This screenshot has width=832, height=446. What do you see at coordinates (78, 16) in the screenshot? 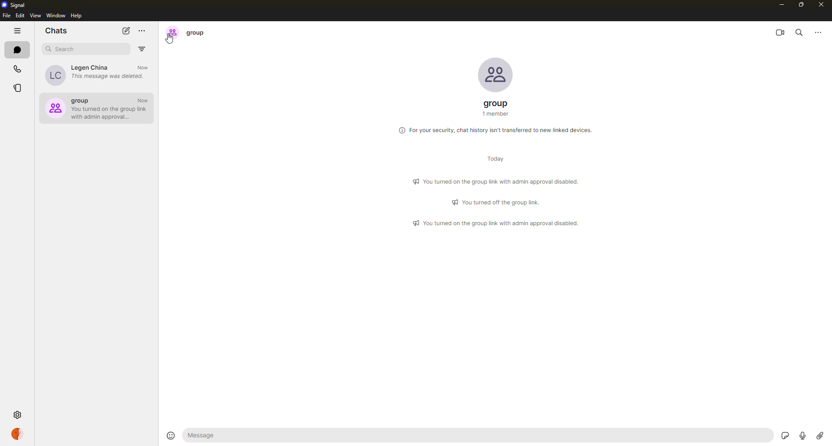
I see `help` at bounding box center [78, 16].